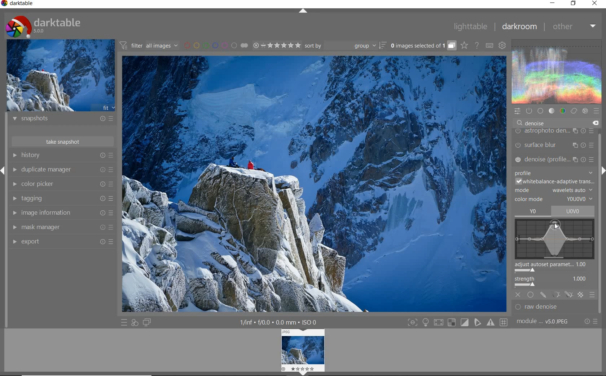 The image size is (606, 376). Describe the element at coordinates (592, 321) in the screenshot. I see `reset or presets and preferences` at that location.